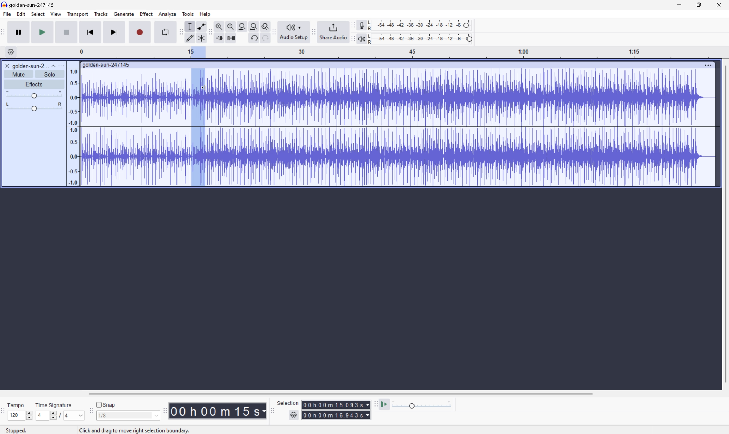 Image resolution: width=729 pixels, height=434 pixels. Describe the element at coordinates (399, 128) in the screenshot. I see `Audio` at that location.